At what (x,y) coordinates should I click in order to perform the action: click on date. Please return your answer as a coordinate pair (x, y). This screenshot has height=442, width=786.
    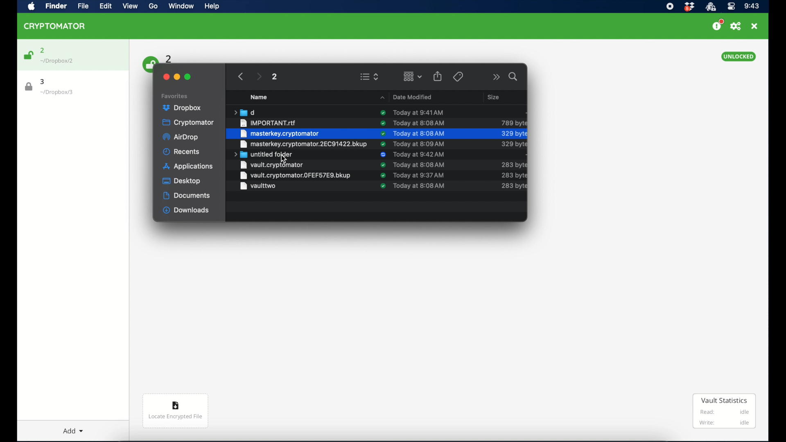
    Looking at the image, I should click on (420, 155).